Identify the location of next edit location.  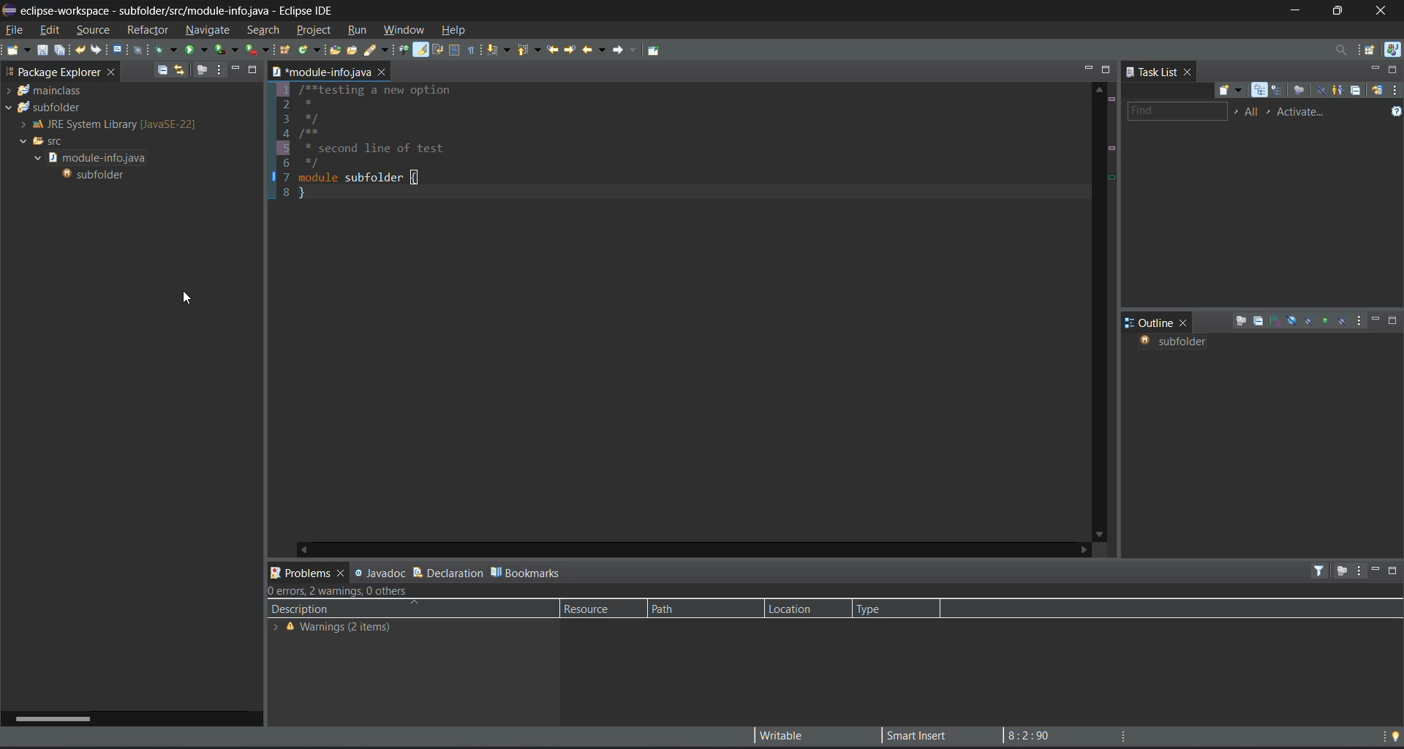
(569, 48).